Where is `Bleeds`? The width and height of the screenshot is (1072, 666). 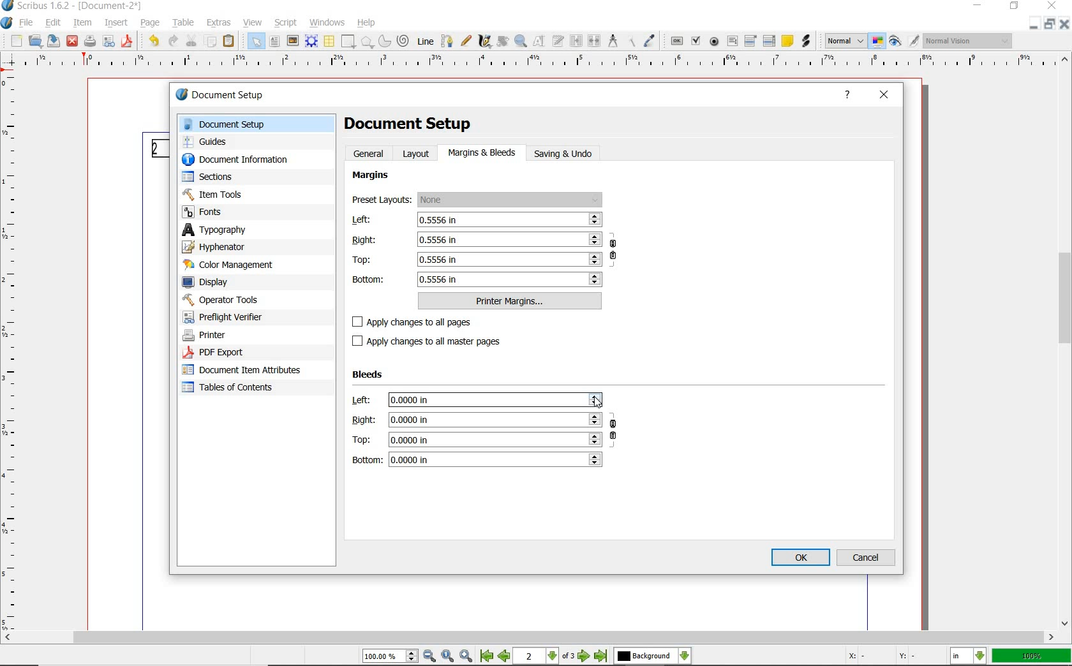 Bleeds is located at coordinates (370, 375).